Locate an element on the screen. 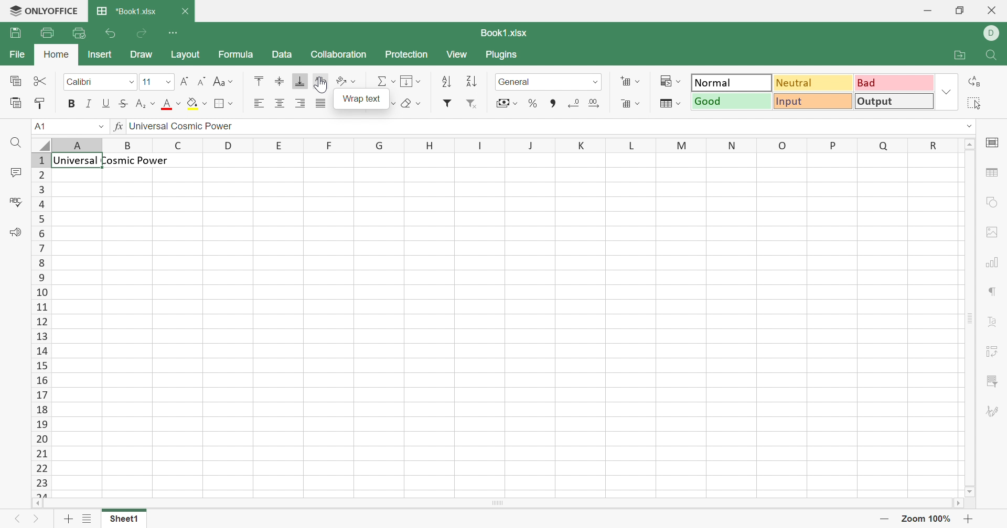 This screenshot has height=528, width=1007. Calibri is located at coordinates (83, 84).